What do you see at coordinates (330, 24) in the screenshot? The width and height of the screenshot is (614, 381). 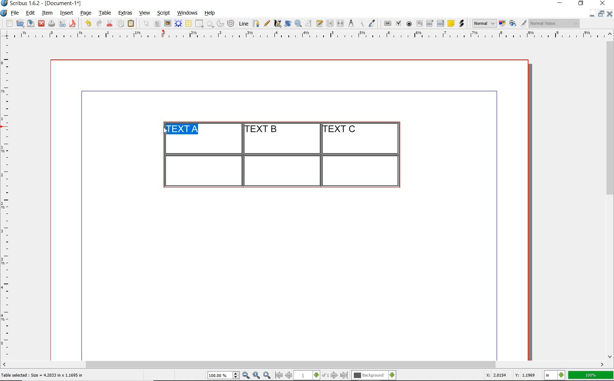 I see `link text frames` at bounding box center [330, 24].